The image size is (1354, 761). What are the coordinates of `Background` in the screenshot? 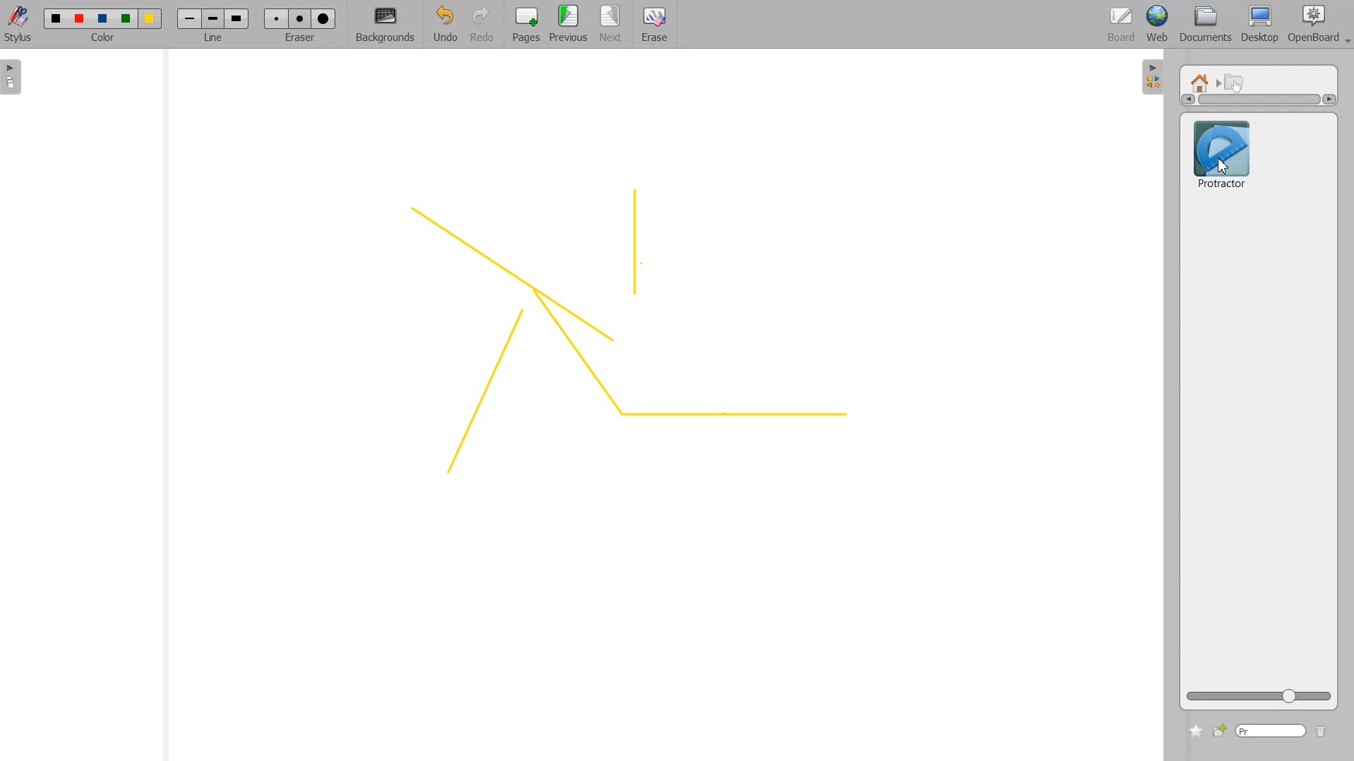 It's located at (385, 25).